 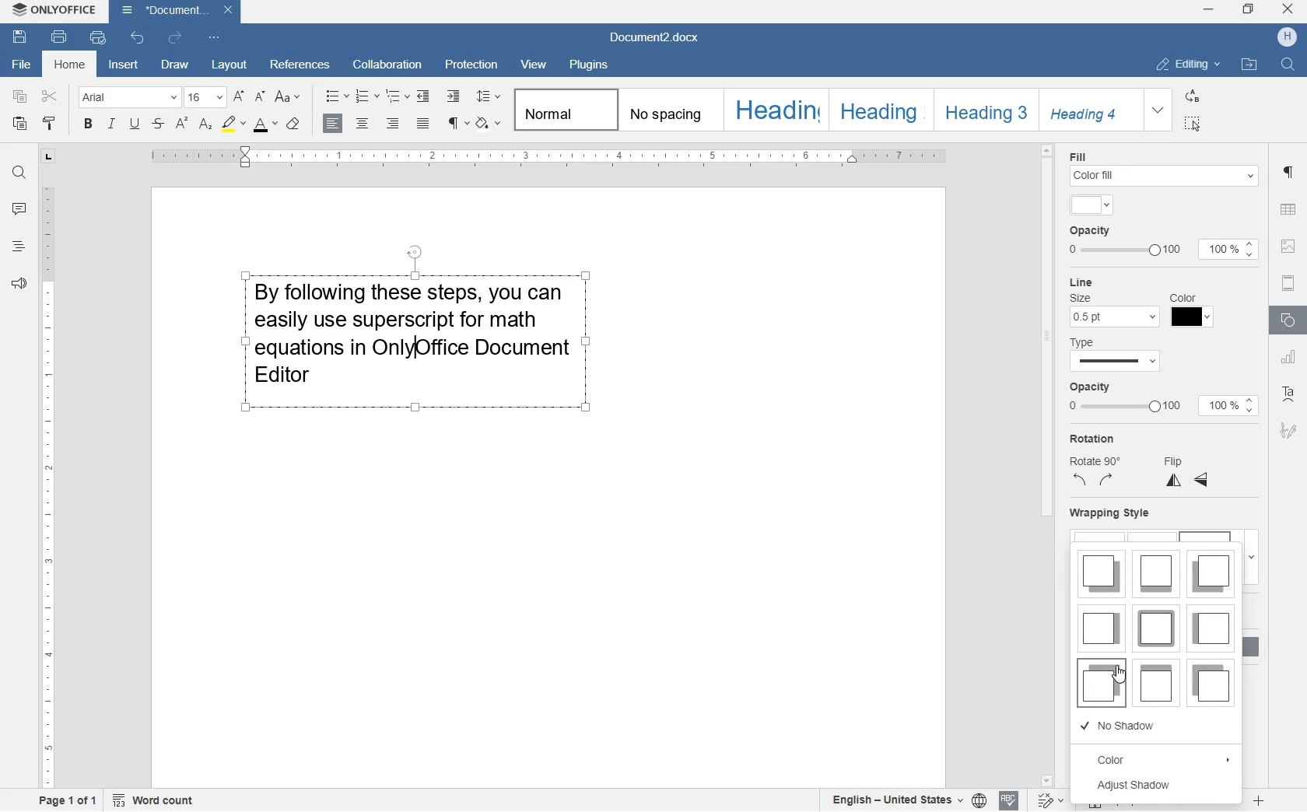 I want to click on font color, so click(x=265, y=125).